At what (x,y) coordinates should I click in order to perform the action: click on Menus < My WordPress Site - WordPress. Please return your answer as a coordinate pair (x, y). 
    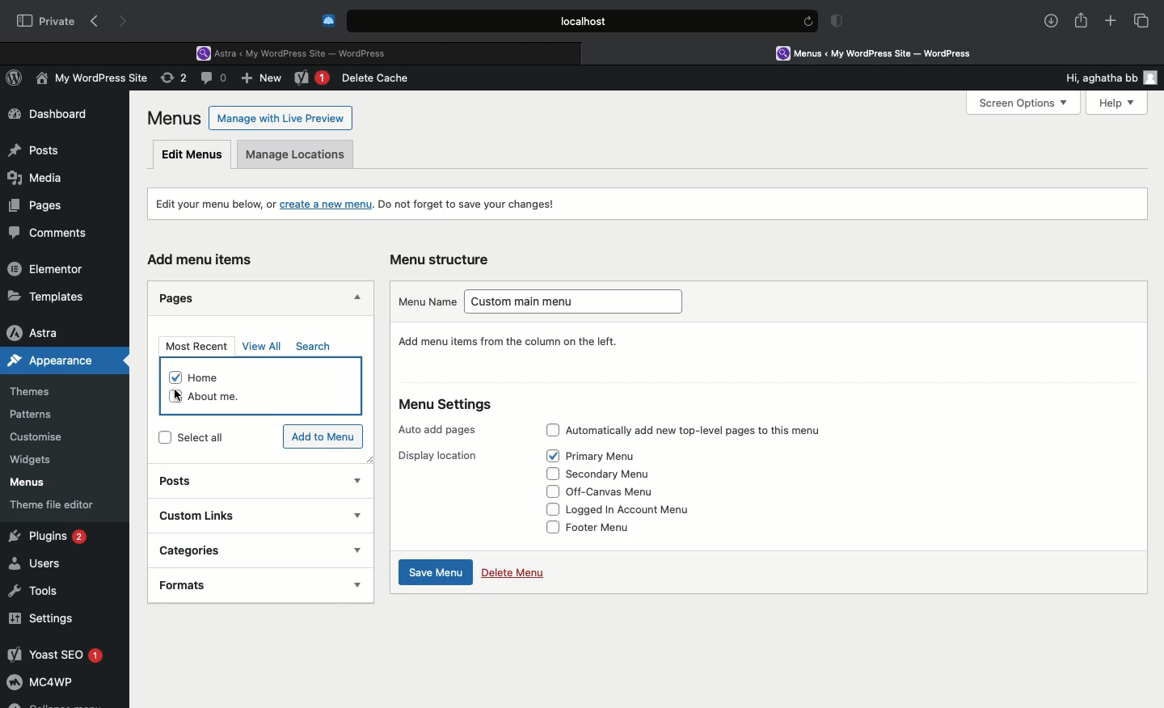
    Looking at the image, I should click on (886, 53).